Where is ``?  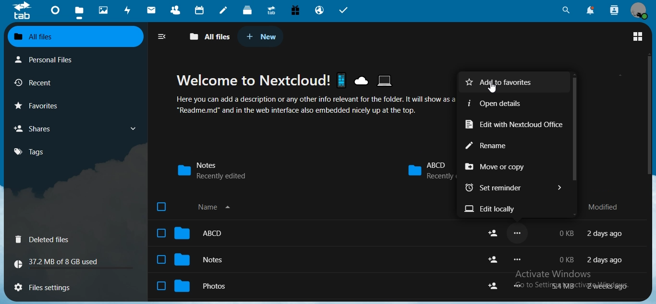  is located at coordinates (560, 187).